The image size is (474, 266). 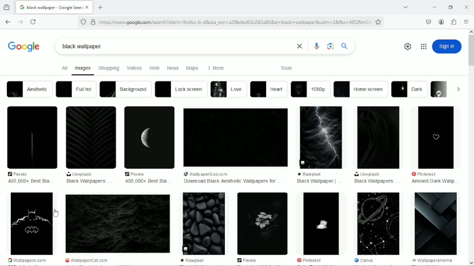 What do you see at coordinates (364, 261) in the screenshot?
I see `canva` at bounding box center [364, 261].